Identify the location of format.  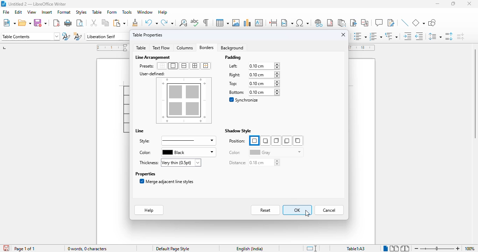
(64, 12).